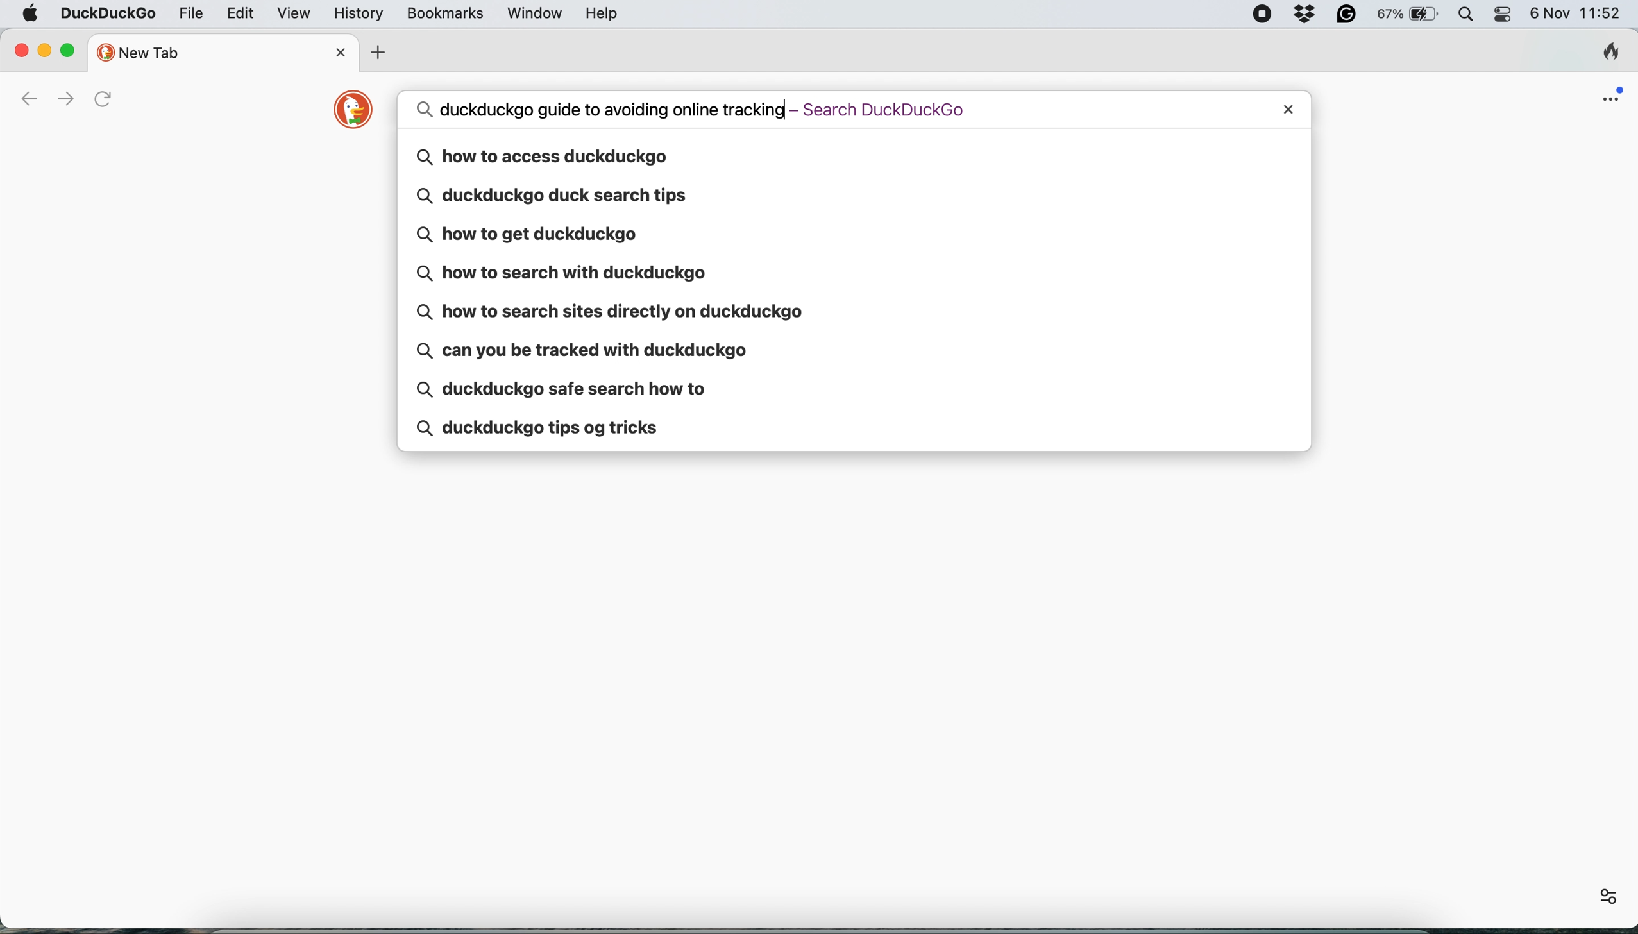 This screenshot has height=934, width=1638. Describe the element at coordinates (66, 97) in the screenshot. I see `go forward` at that location.